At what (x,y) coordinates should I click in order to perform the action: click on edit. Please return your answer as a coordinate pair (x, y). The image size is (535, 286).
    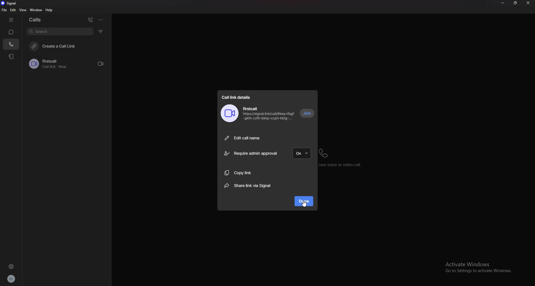
    Looking at the image, I should click on (13, 10).